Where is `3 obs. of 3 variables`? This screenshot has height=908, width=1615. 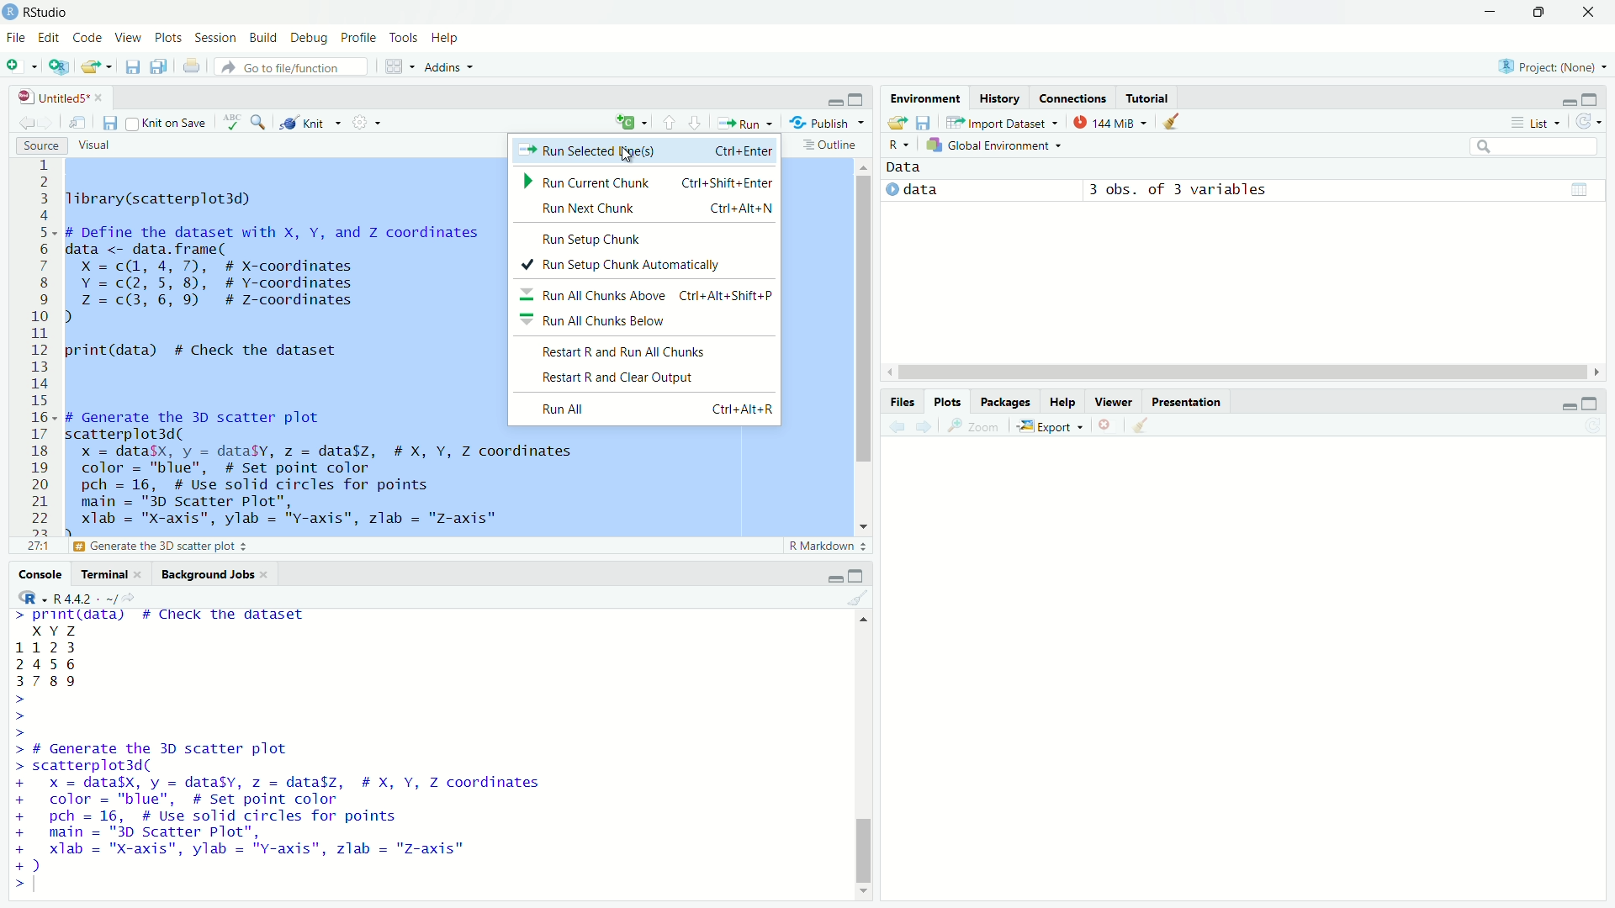
3 obs. of 3 variables is located at coordinates (1191, 190).